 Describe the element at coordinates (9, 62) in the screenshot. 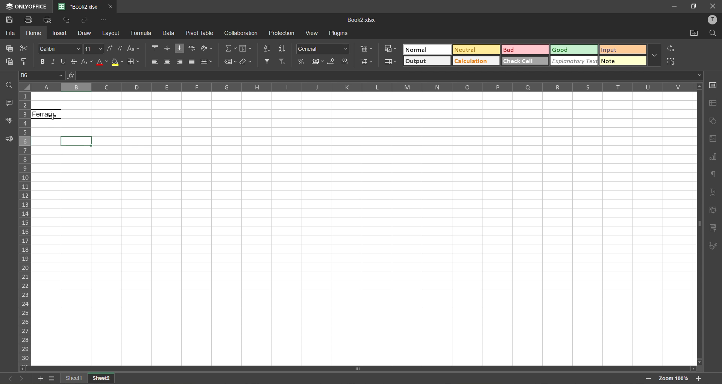

I see `paste` at that location.